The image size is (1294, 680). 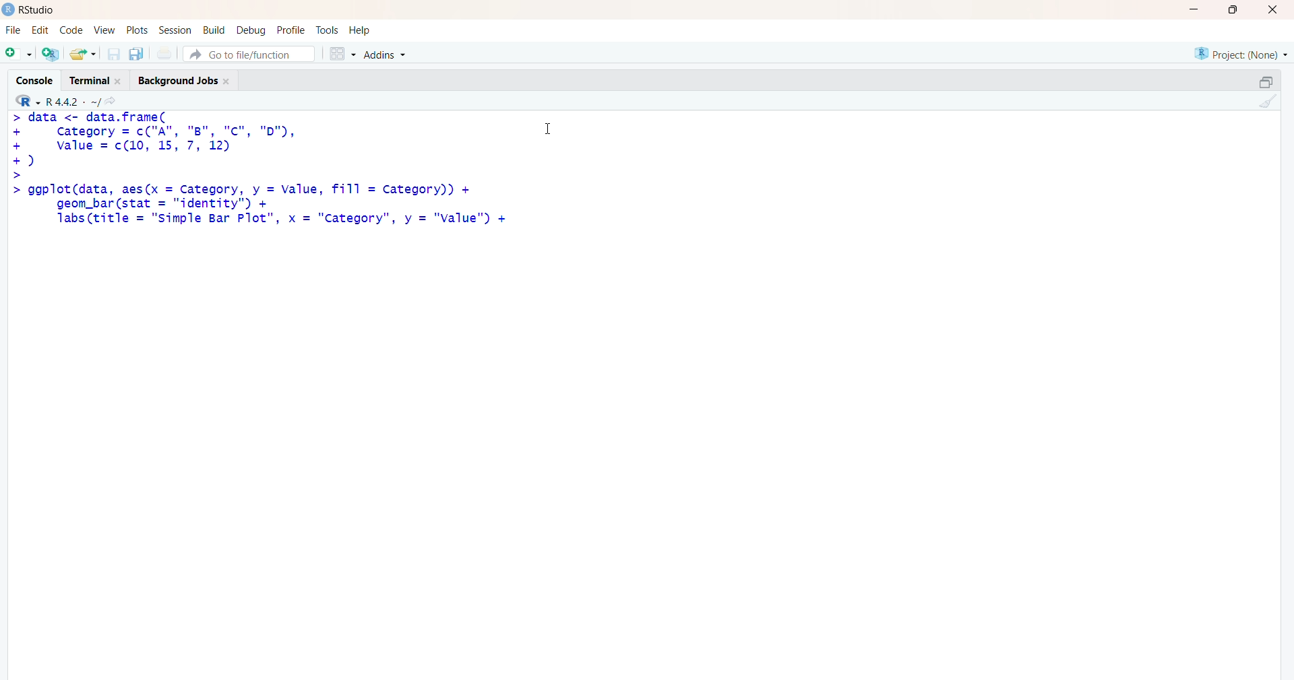 I want to click on Session, so click(x=175, y=30).